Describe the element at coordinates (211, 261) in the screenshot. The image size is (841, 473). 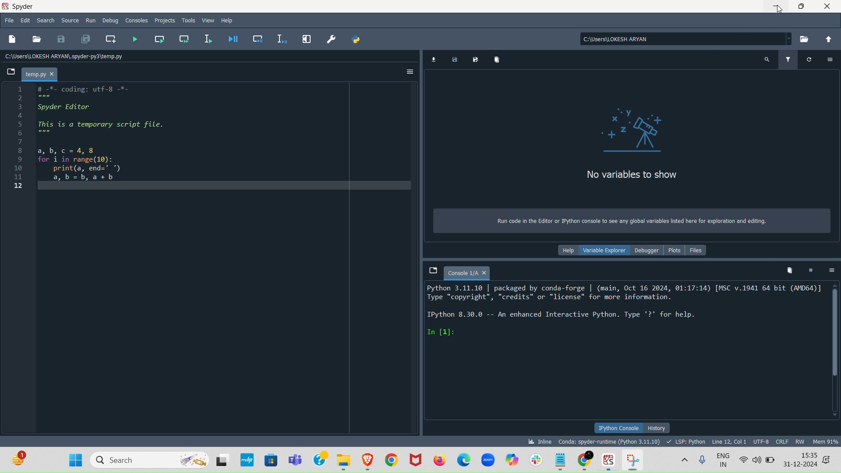
I see `Code editor` at that location.